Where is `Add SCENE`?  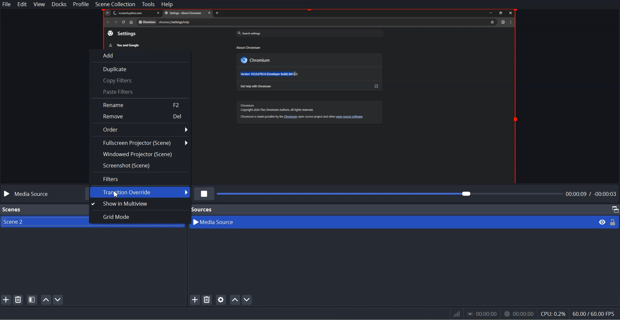 Add SCENE is located at coordinates (6, 299).